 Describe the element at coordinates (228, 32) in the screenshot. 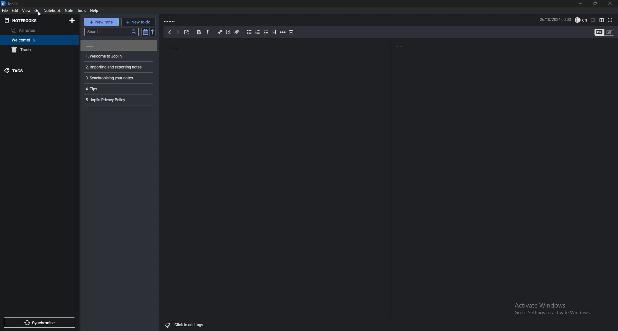

I see `code` at that location.